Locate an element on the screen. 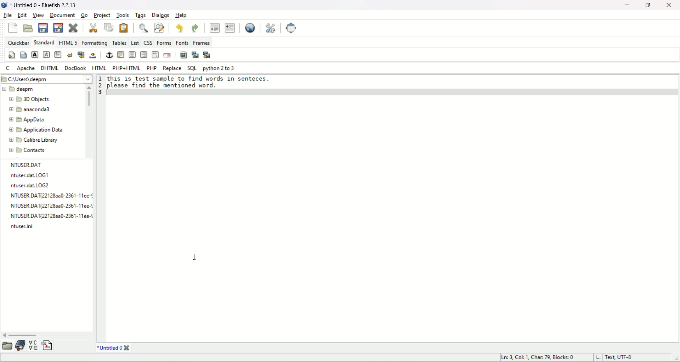  tools is located at coordinates (122, 15).